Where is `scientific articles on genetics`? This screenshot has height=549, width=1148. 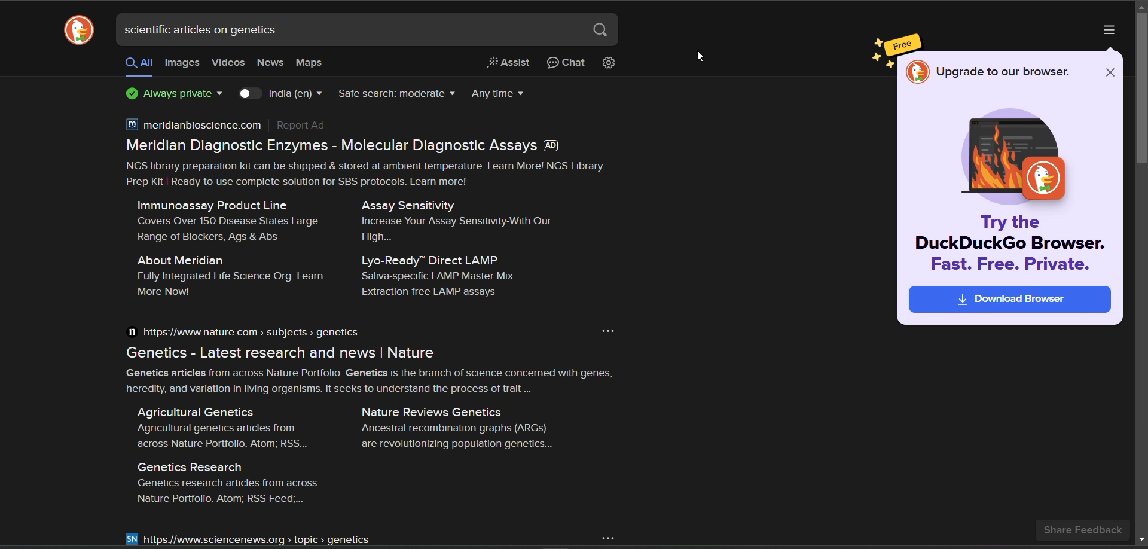
scientific articles on genetics is located at coordinates (210, 30).